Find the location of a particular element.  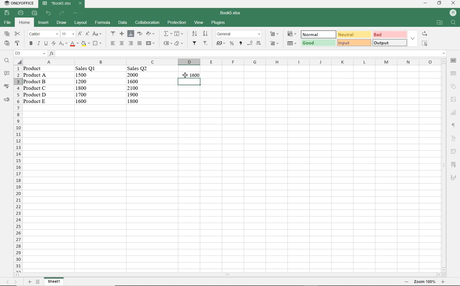

copy is located at coordinates (7, 33).